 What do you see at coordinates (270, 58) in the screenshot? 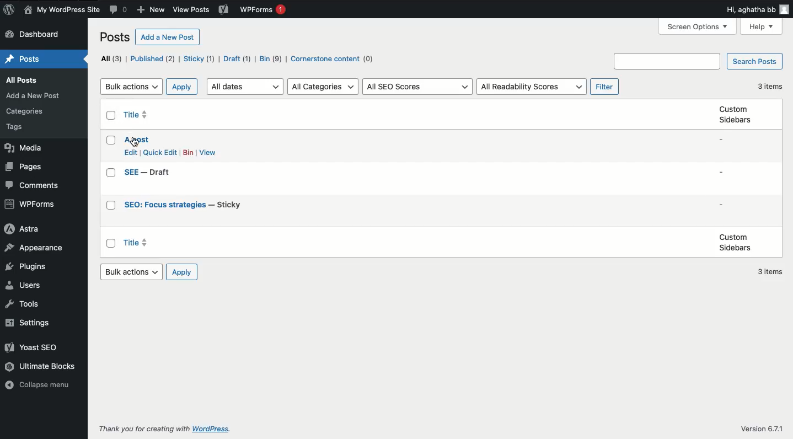
I see `Bin` at bounding box center [270, 58].